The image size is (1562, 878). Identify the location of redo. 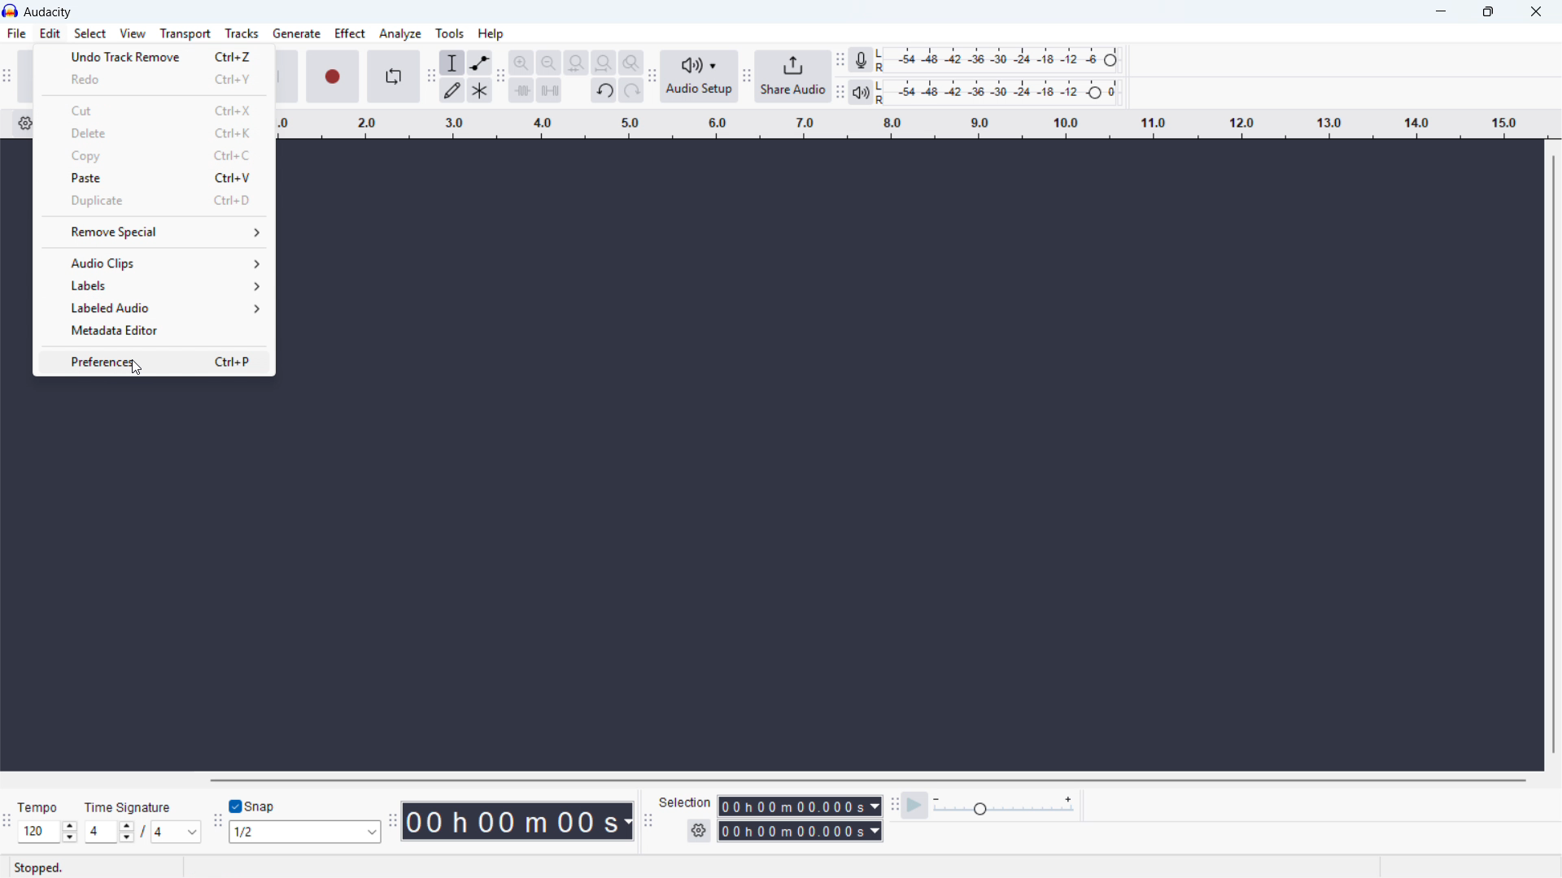
(631, 89).